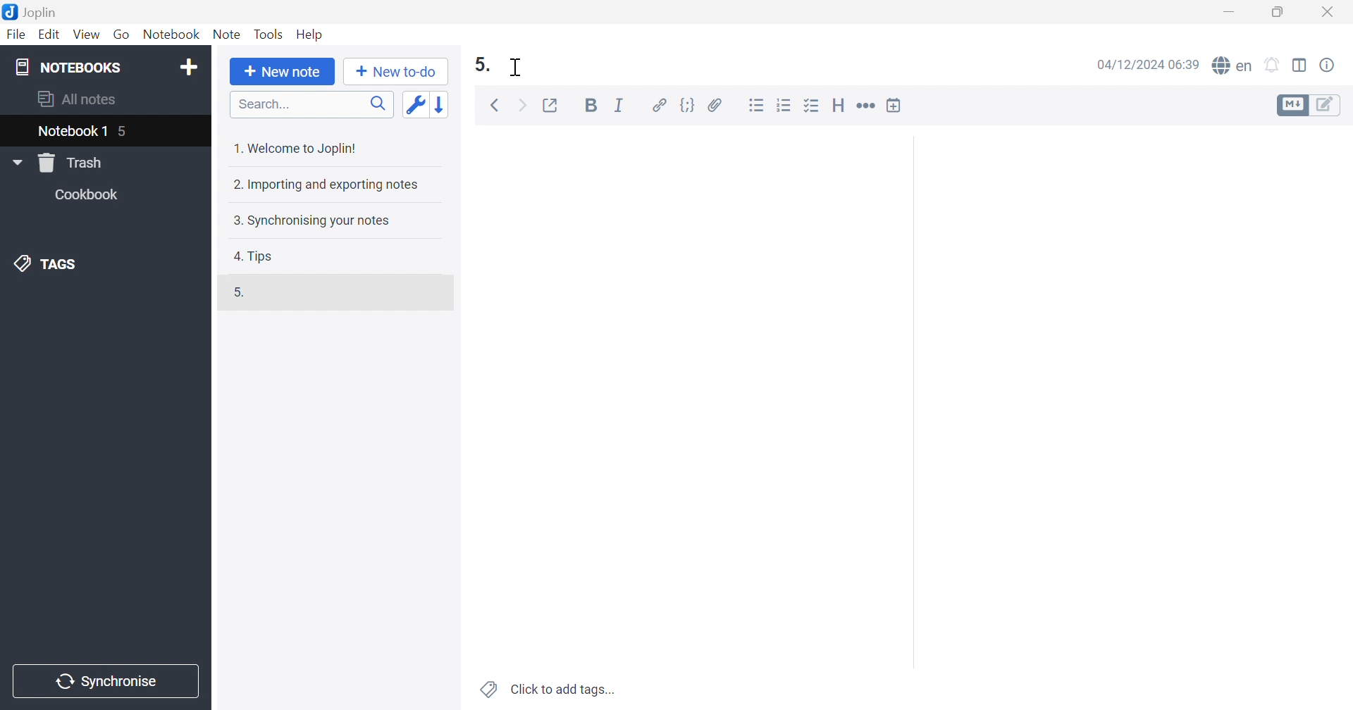  I want to click on Numbered list, so click(785, 104).